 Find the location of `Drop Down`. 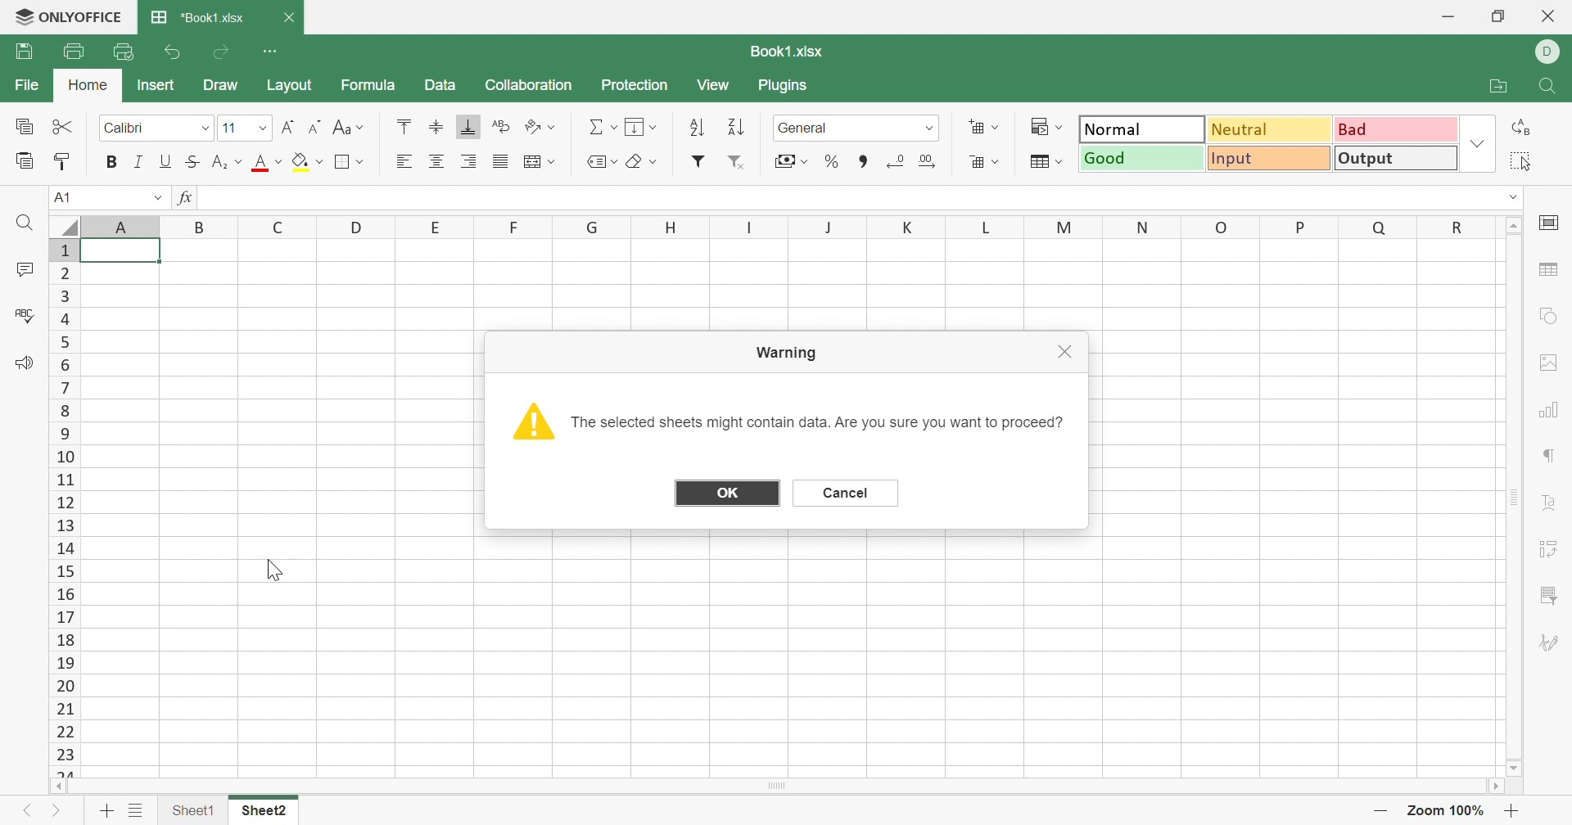

Drop Down is located at coordinates (363, 129).